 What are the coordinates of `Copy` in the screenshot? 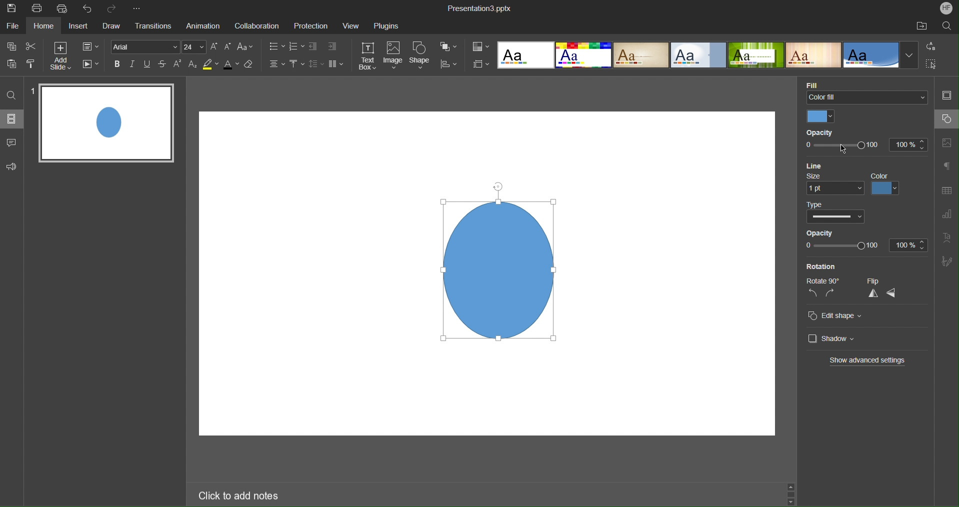 It's located at (12, 46).